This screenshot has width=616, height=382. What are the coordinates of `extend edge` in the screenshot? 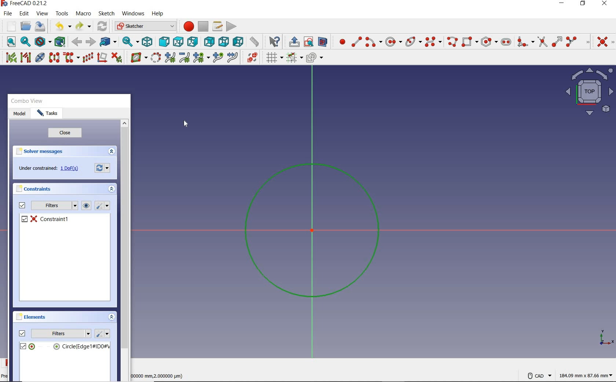 It's located at (557, 41).